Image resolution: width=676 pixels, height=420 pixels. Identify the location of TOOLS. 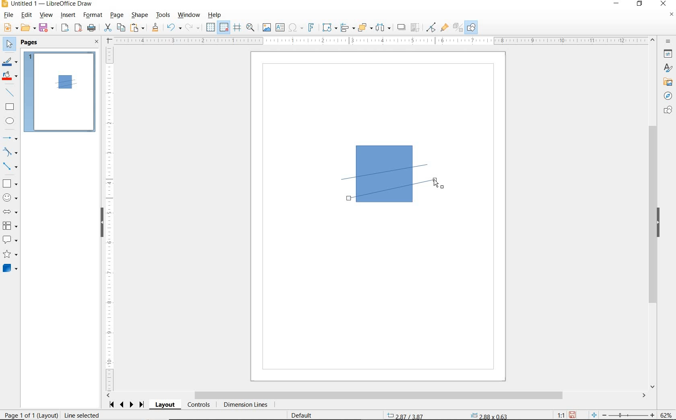
(164, 16).